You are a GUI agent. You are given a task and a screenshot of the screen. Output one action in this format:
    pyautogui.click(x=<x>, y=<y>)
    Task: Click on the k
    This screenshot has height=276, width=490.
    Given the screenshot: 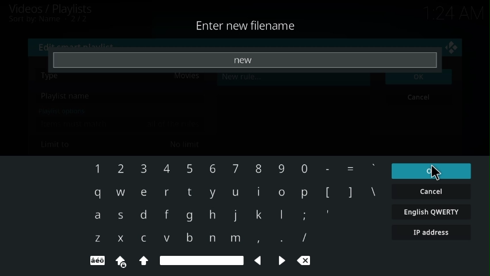 What is the action you would take?
    pyautogui.click(x=257, y=215)
    